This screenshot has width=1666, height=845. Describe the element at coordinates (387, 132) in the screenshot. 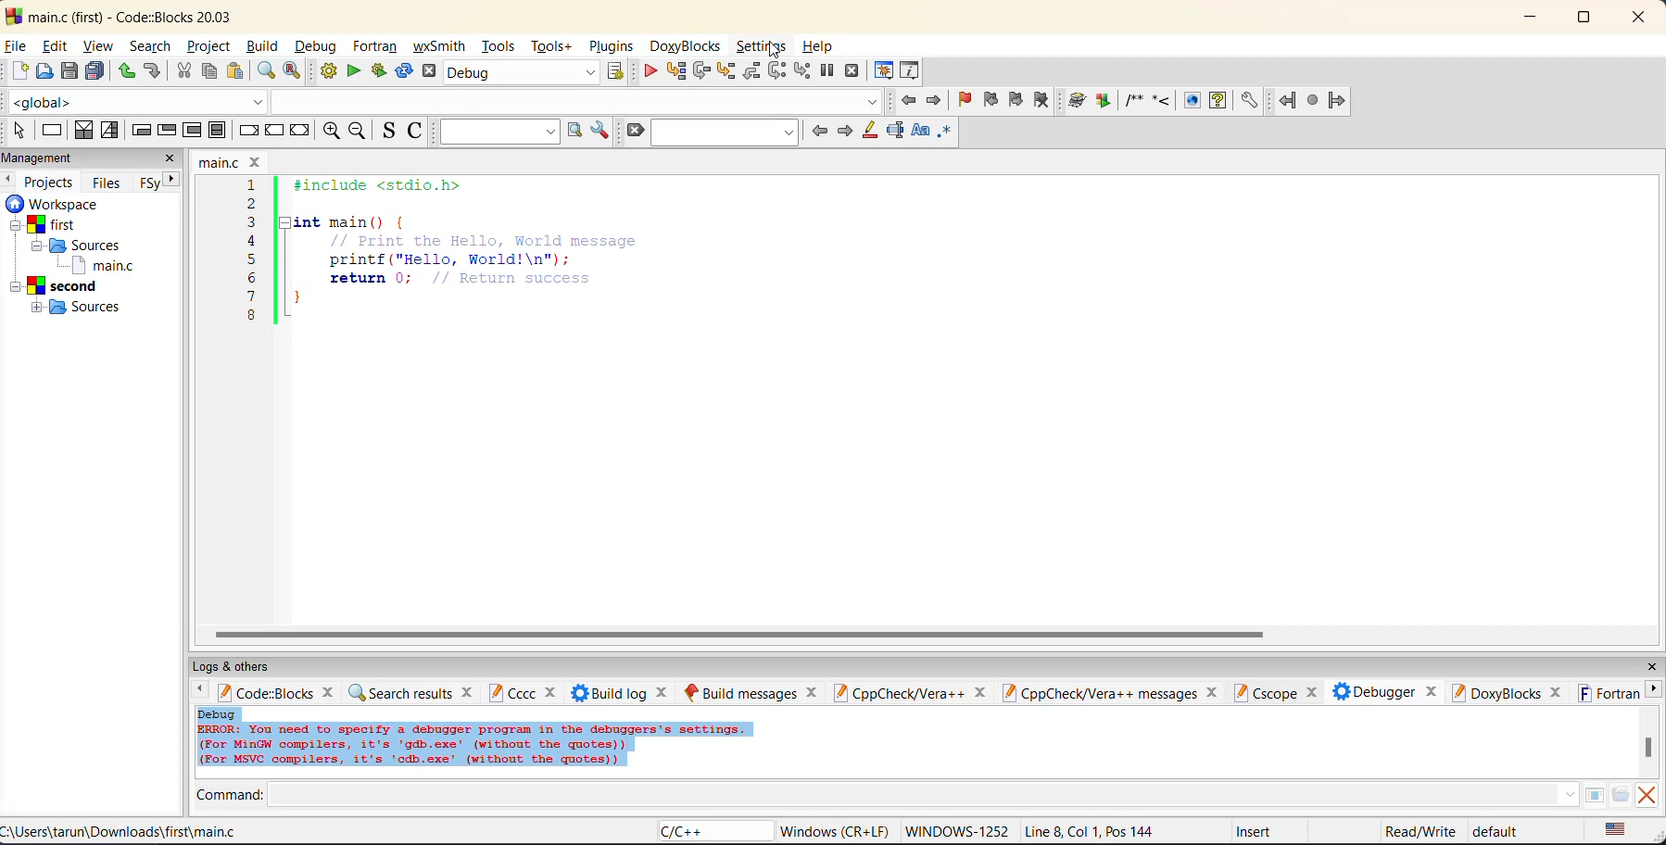

I see `toggle source` at that location.